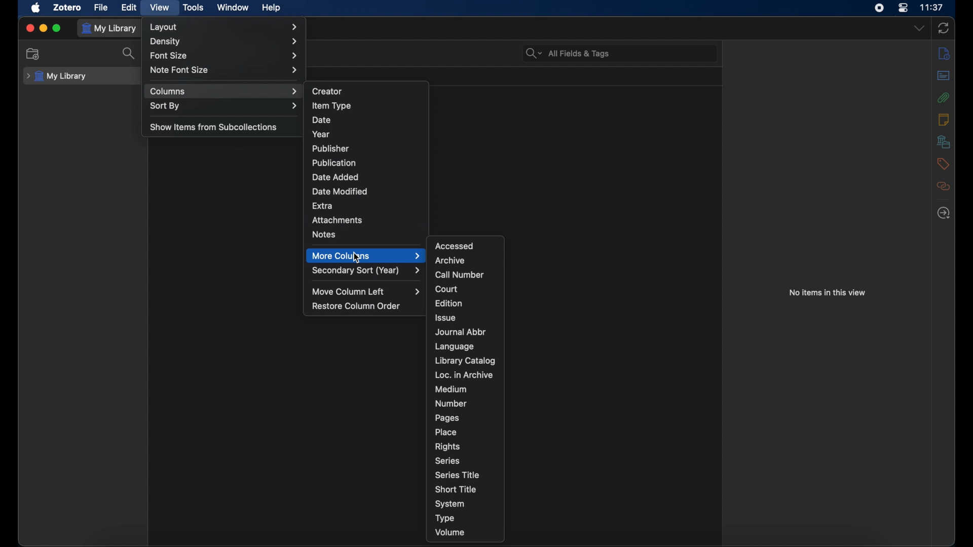 This screenshot has width=973, height=547. Describe the element at coordinates (944, 28) in the screenshot. I see `sync` at that location.